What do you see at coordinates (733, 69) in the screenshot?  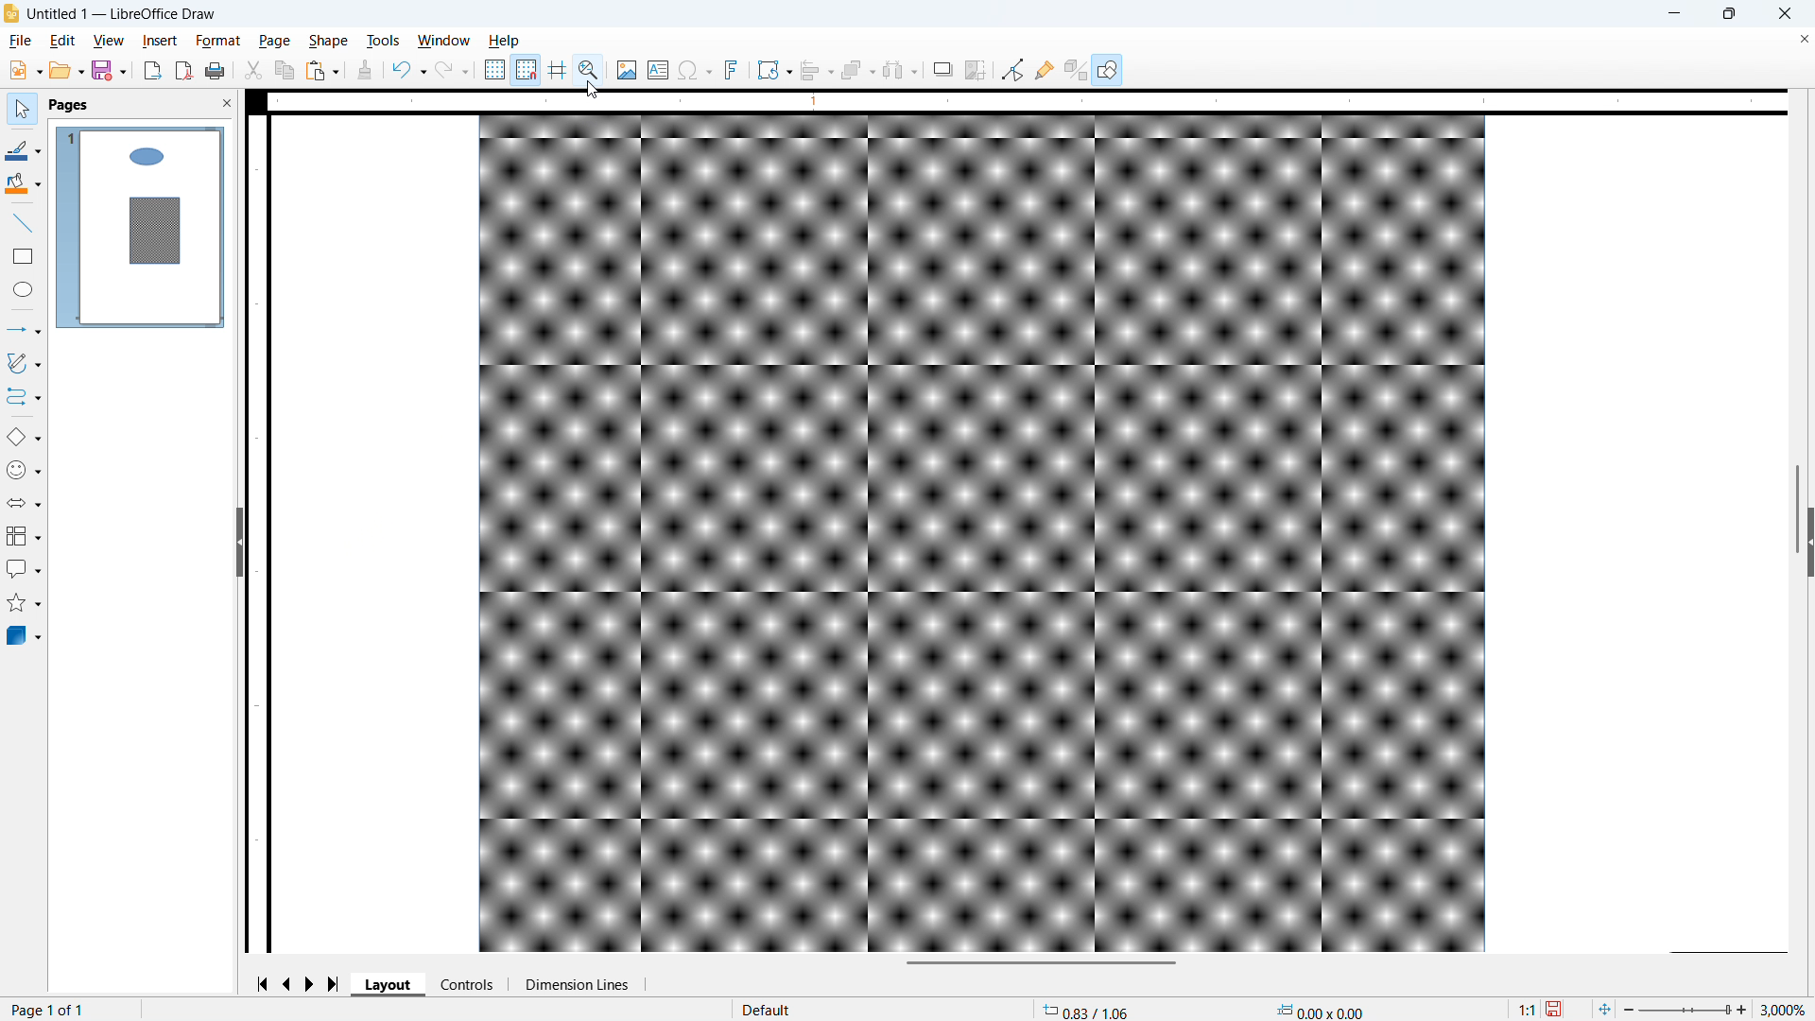 I see `Insert font work text ` at bounding box center [733, 69].